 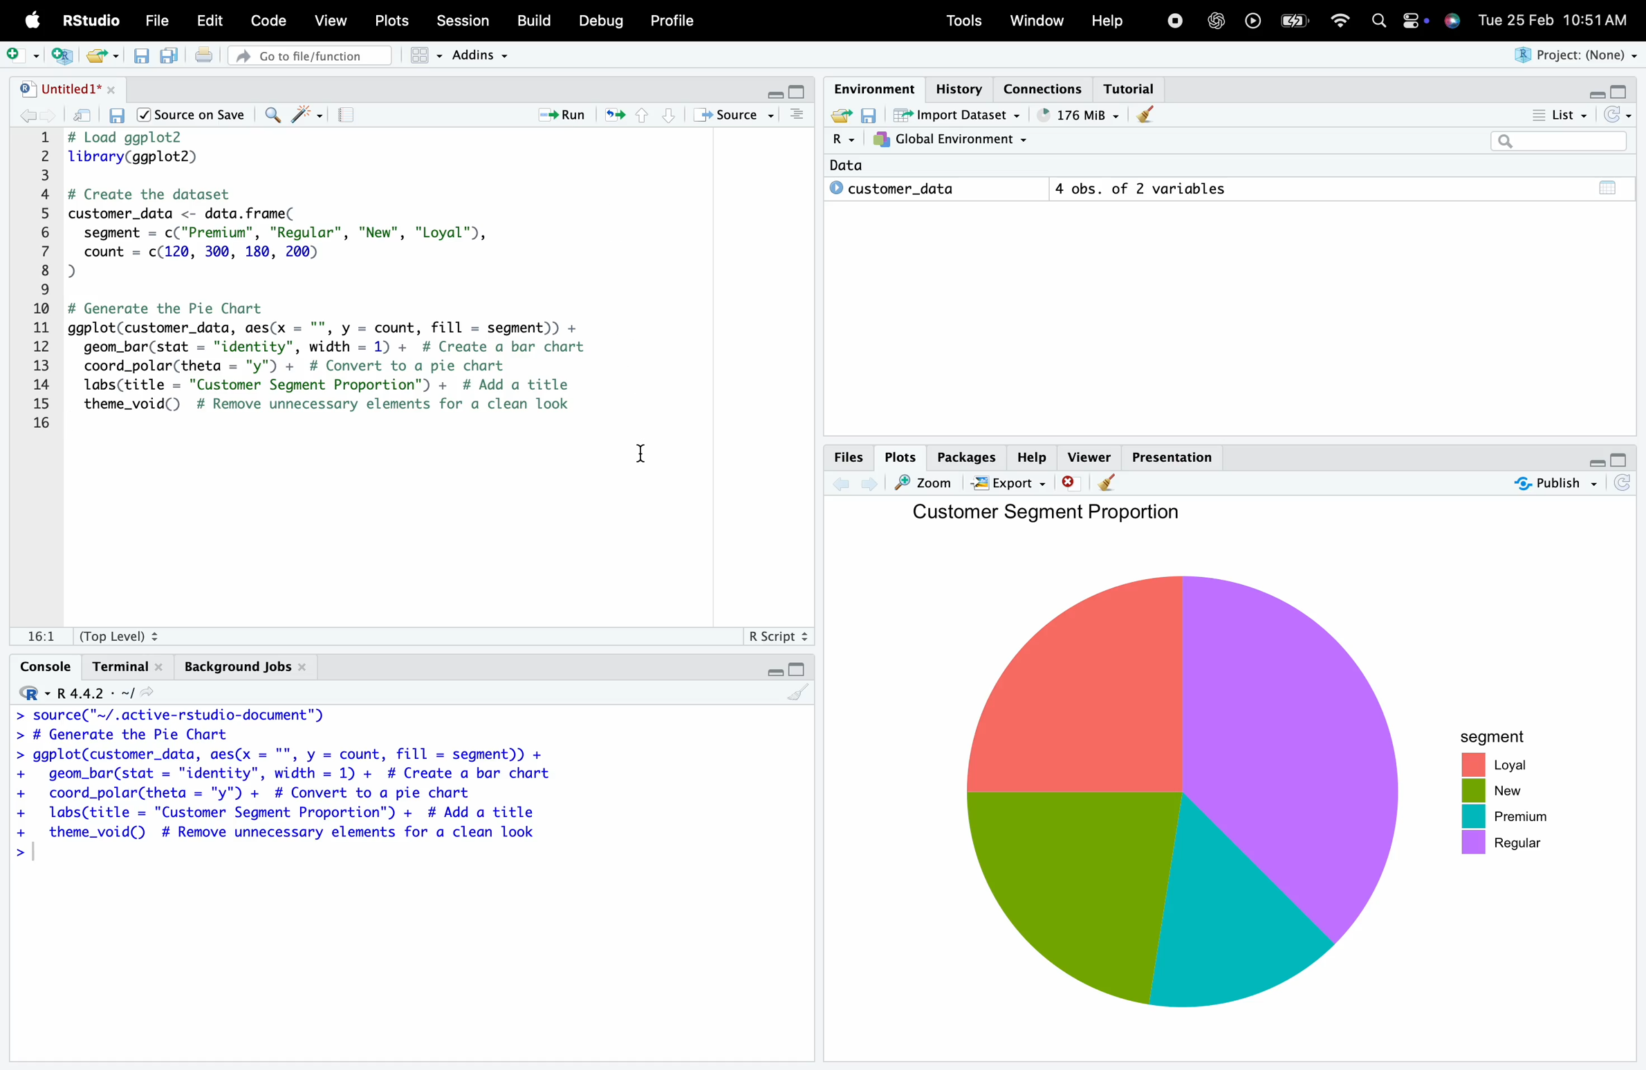 I want to click on Plots, so click(x=396, y=21).